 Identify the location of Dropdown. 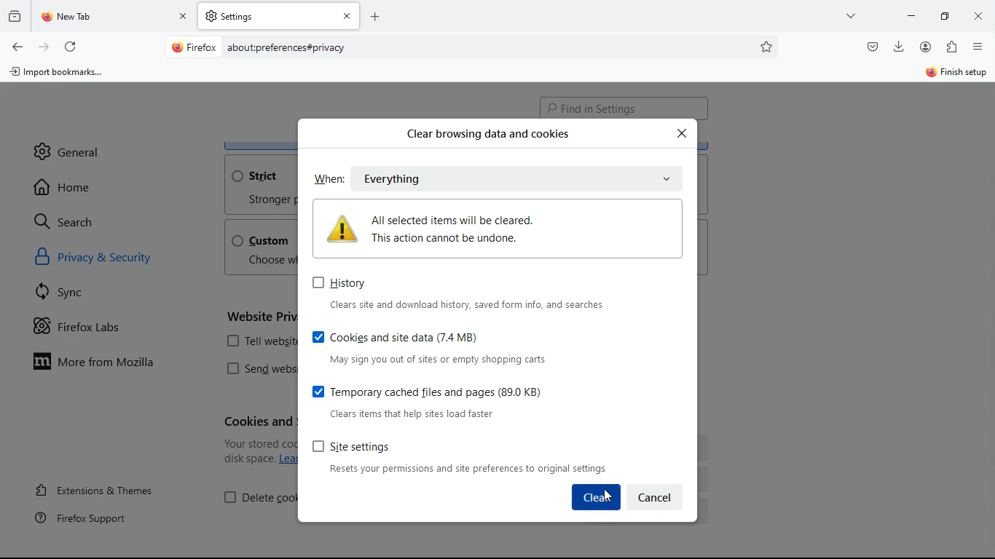
(667, 179).